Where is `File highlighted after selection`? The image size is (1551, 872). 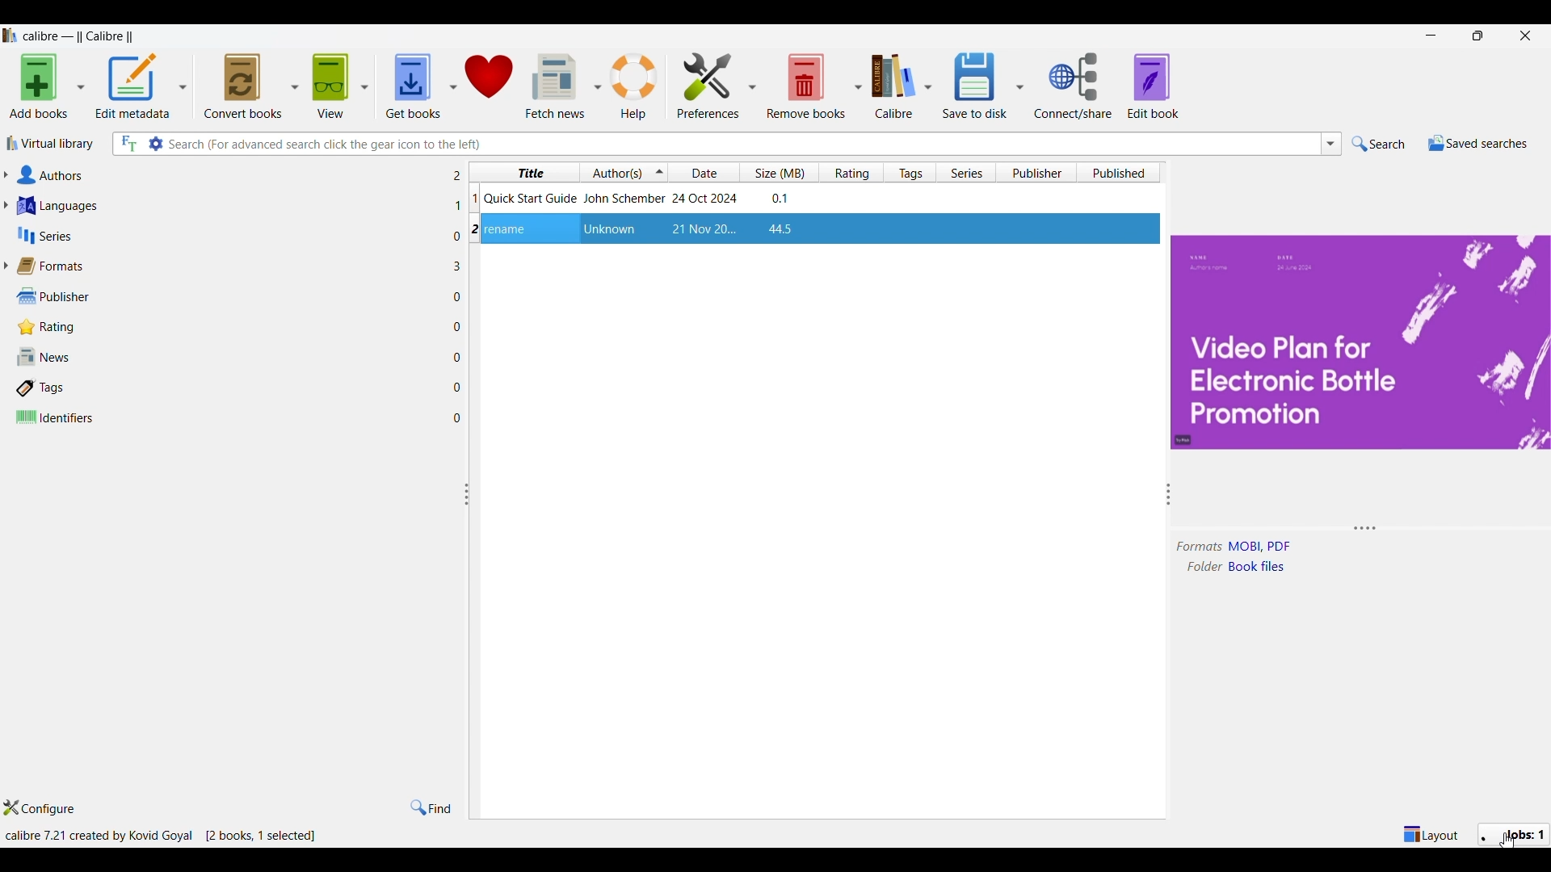
File highlighted after selection is located at coordinates (817, 230).